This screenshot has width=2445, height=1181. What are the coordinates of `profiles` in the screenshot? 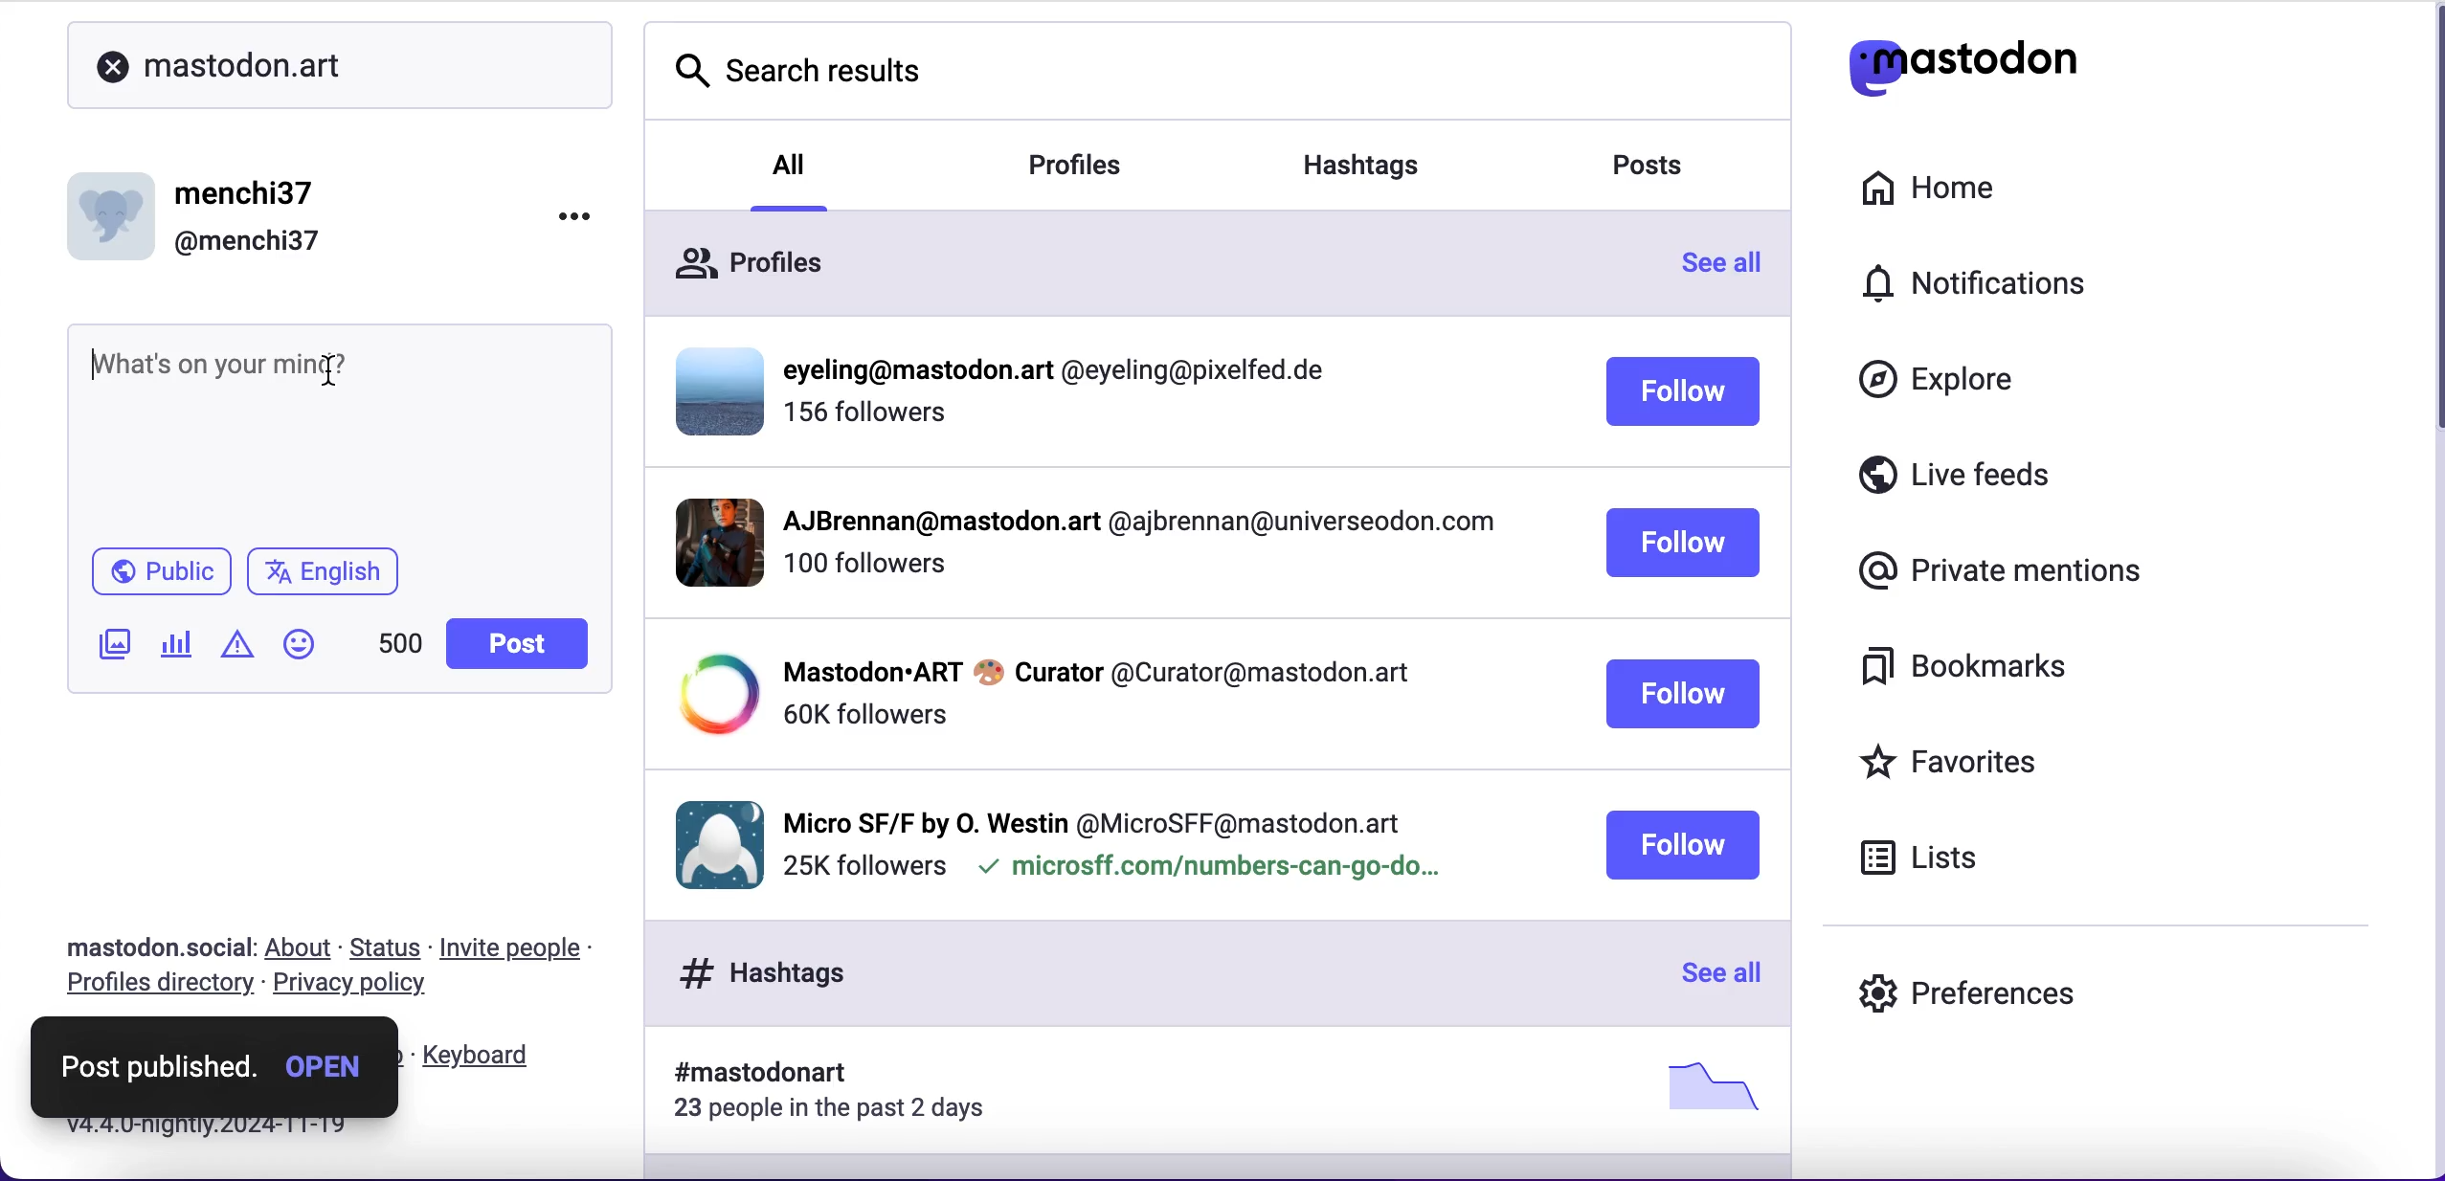 It's located at (774, 260).